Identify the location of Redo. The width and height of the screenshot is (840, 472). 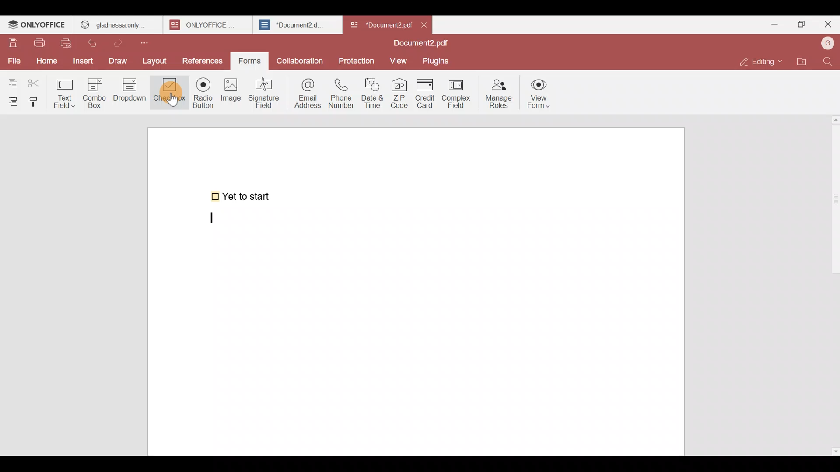
(122, 41).